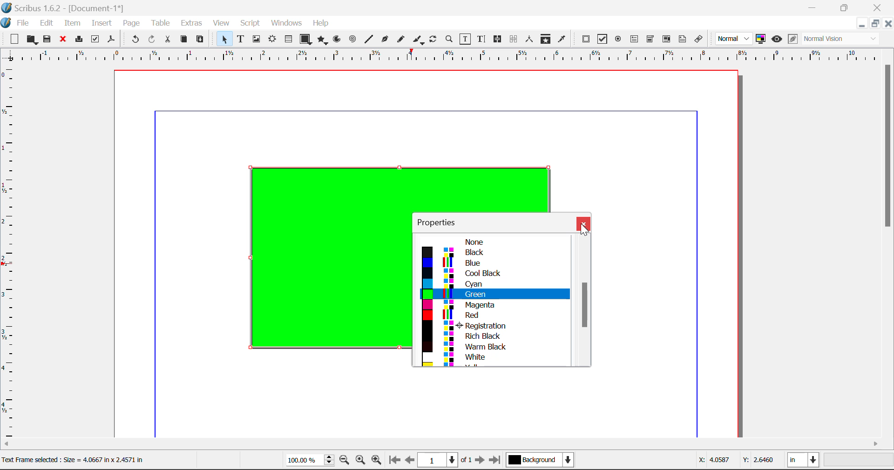  What do you see at coordinates (586, 39) in the screenshot?
I see `Pdf Push Button` at bounding box center [586, 39].